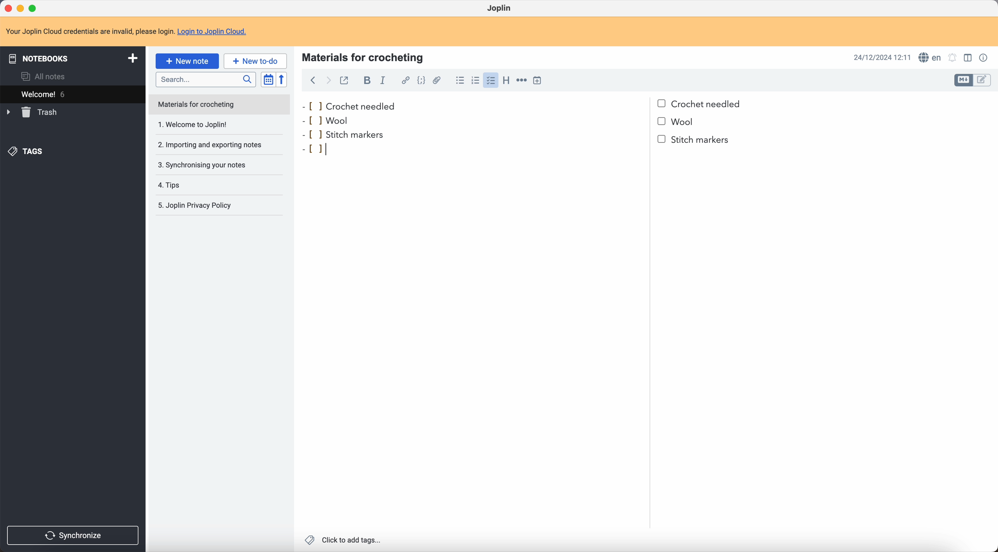 This screenshot has width=998, height=552. I want to click on italic, so click(384, 80).